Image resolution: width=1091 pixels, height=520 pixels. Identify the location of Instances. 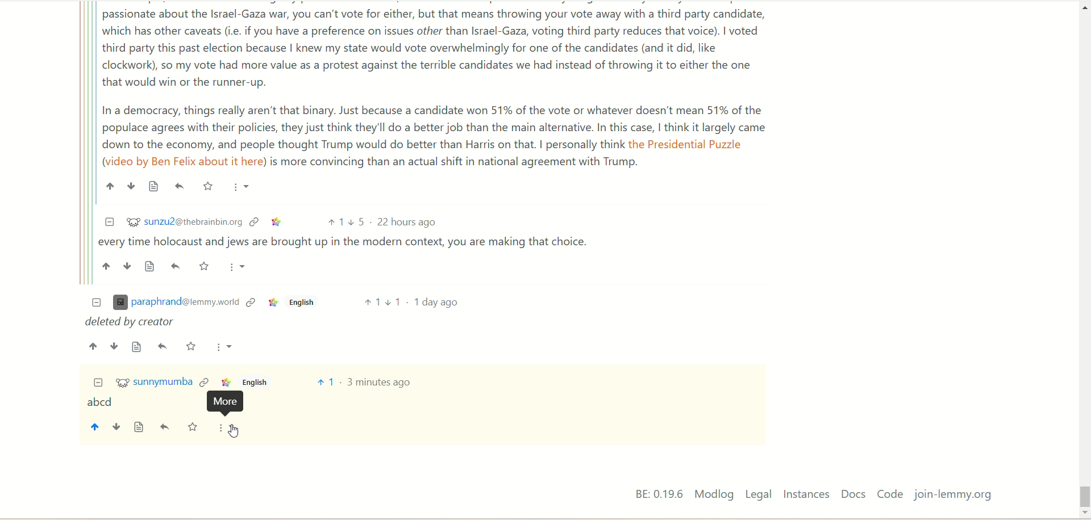
(806, 494).